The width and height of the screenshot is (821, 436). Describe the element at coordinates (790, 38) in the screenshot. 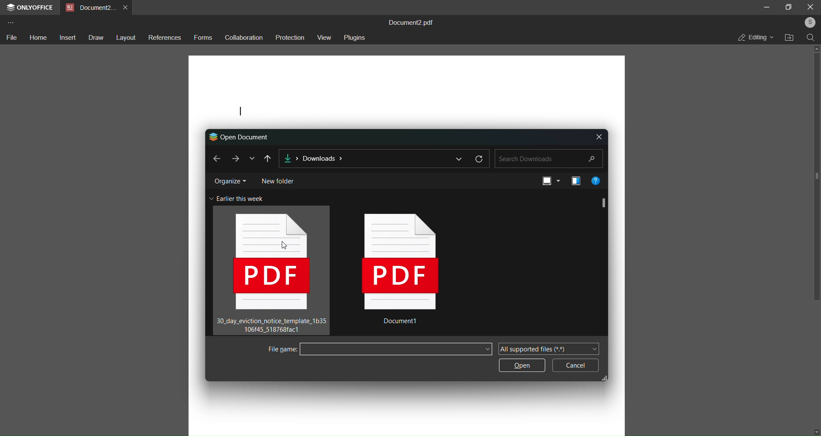

I see `file location` at that location.